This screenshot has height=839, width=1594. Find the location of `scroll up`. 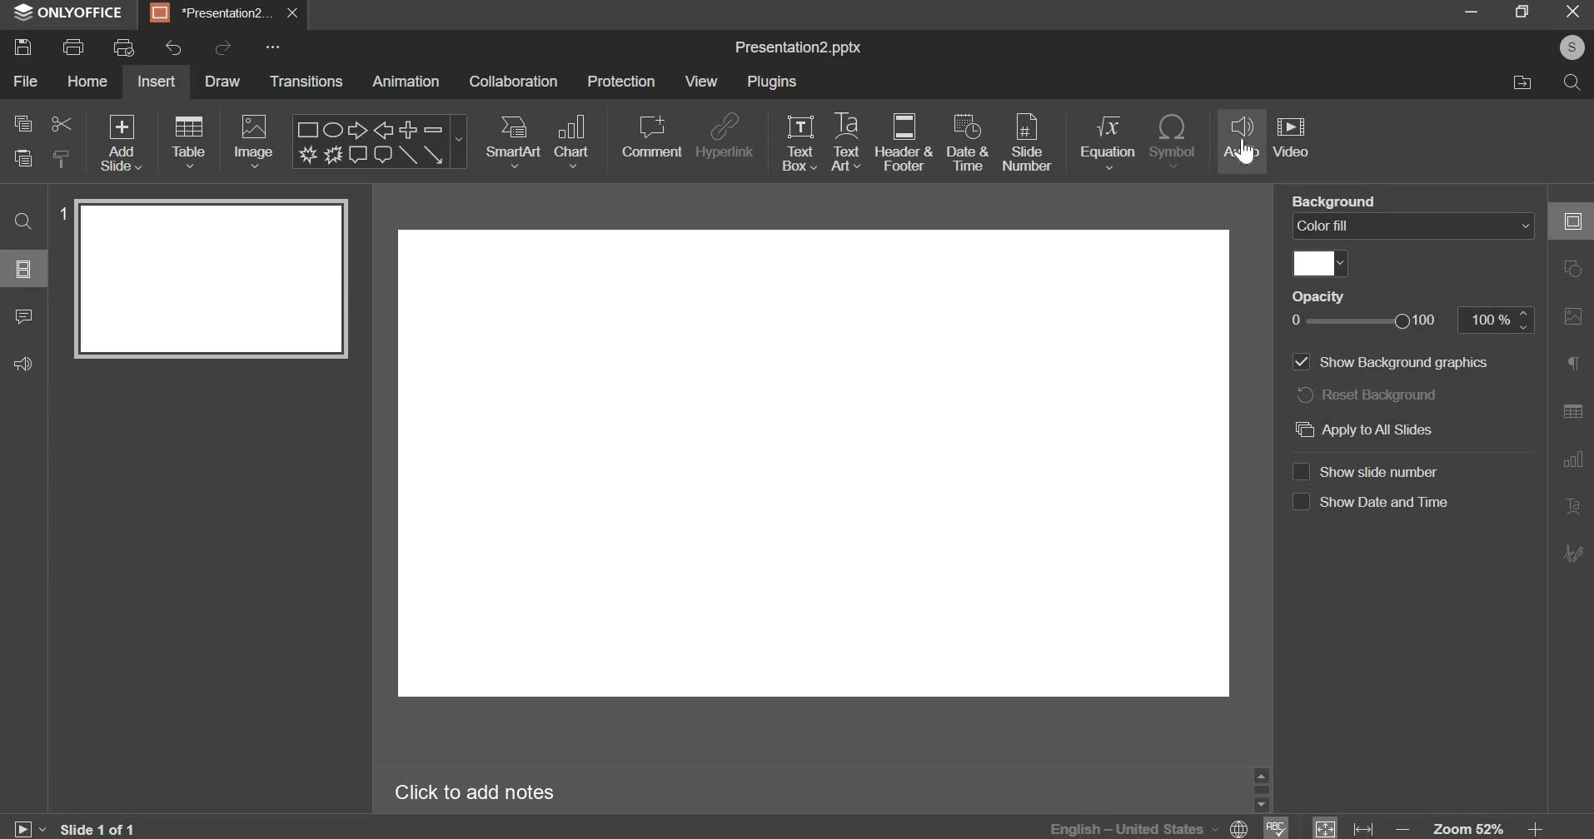

scroll up is located at coordinates (1261, 776).